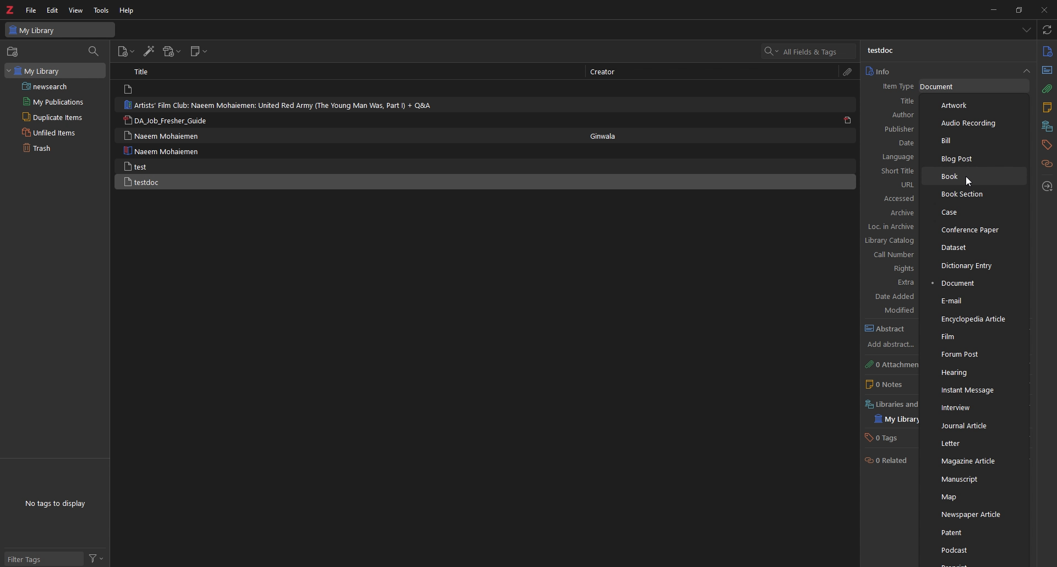 The width and height of the screenshot is (1057, 567). What do you see at coordinates (1047, 187) in the screenshot?
I see `locate` at bounding box center [1047, 187].